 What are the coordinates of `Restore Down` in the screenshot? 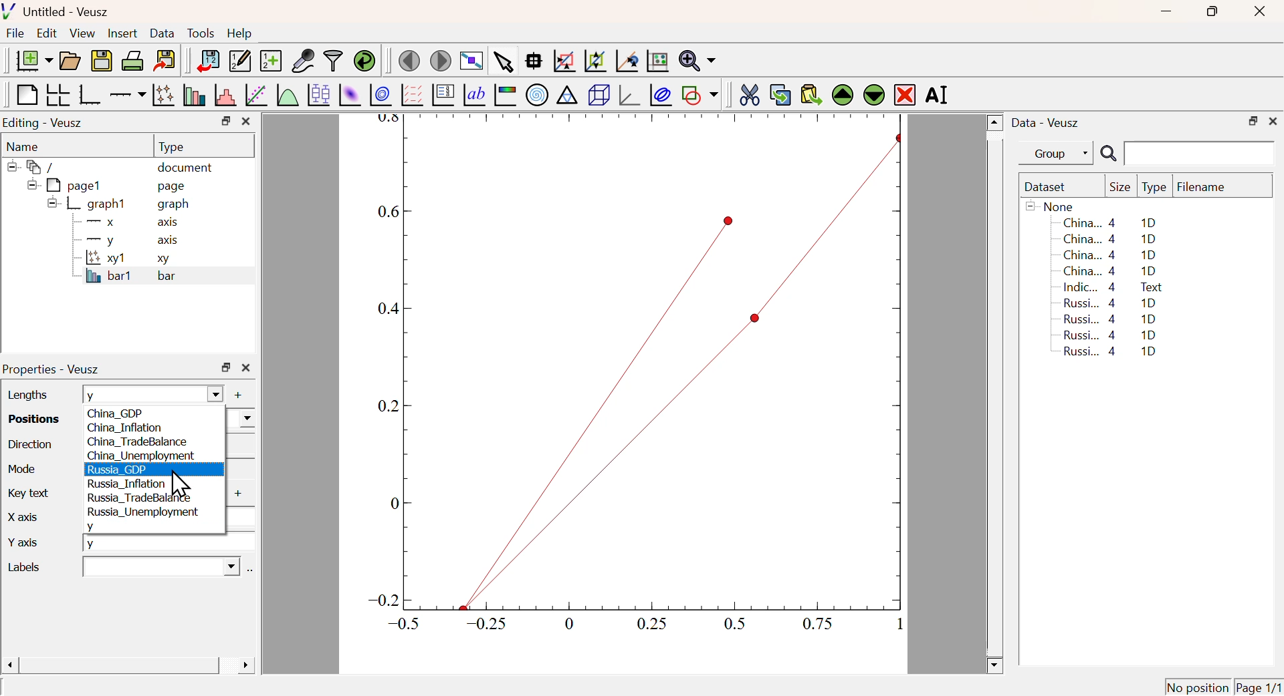 It's located at (1253, 122).